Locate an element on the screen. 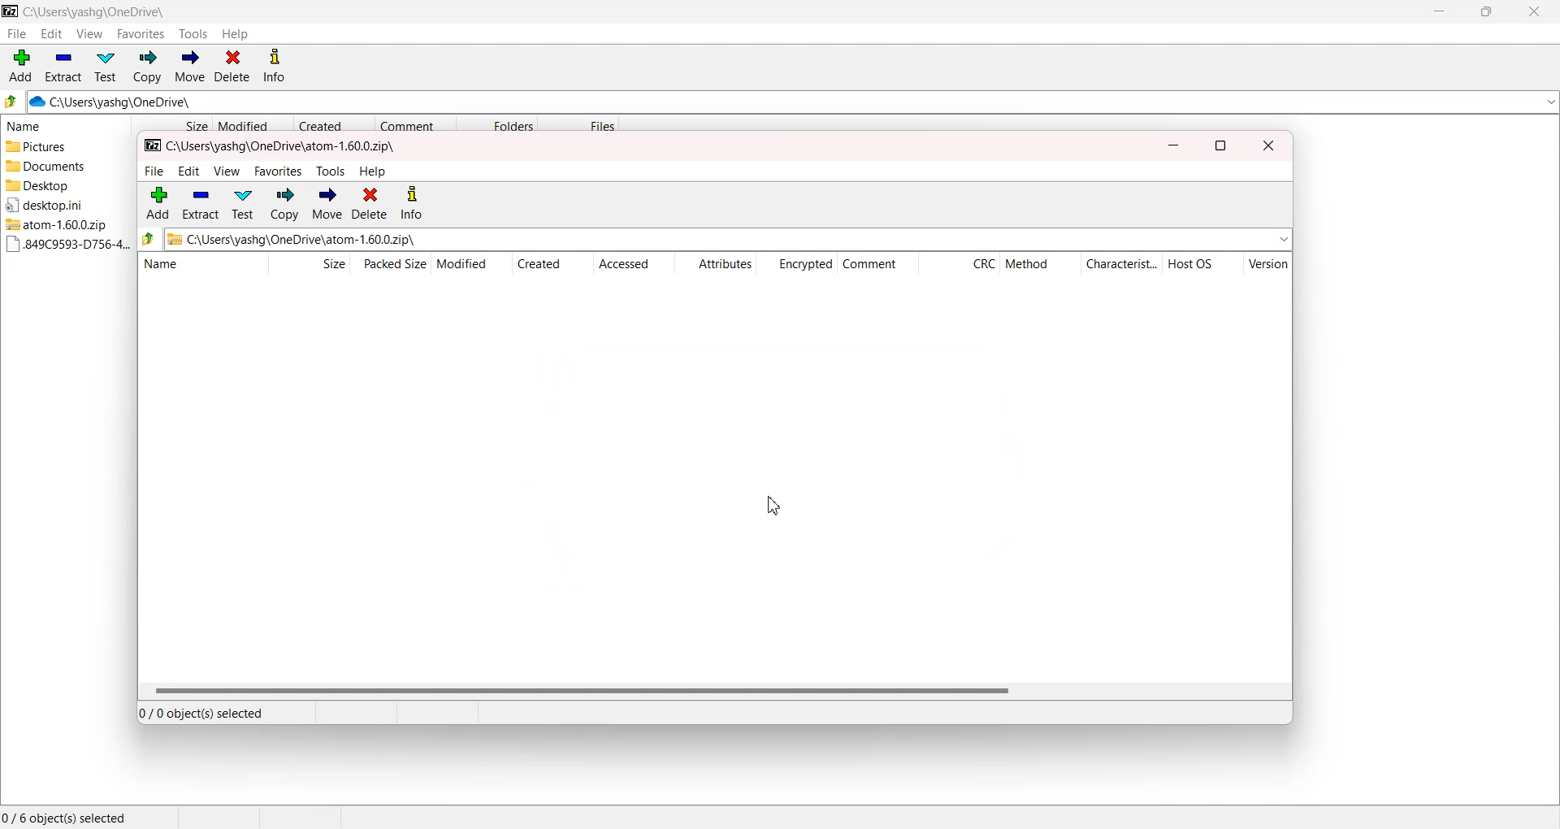 The width and height of the screenshot is (1560, 829). Favorites is located at coordinates (141, 33).